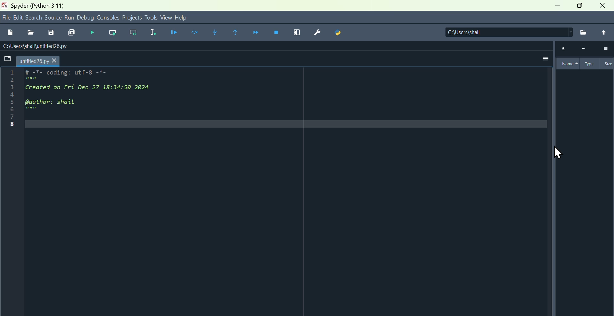 The image size is (614, 316). What do you see at coordinates (215, 32) in the screenshot?
I see `Step into function` at bounding box center [215, 32].